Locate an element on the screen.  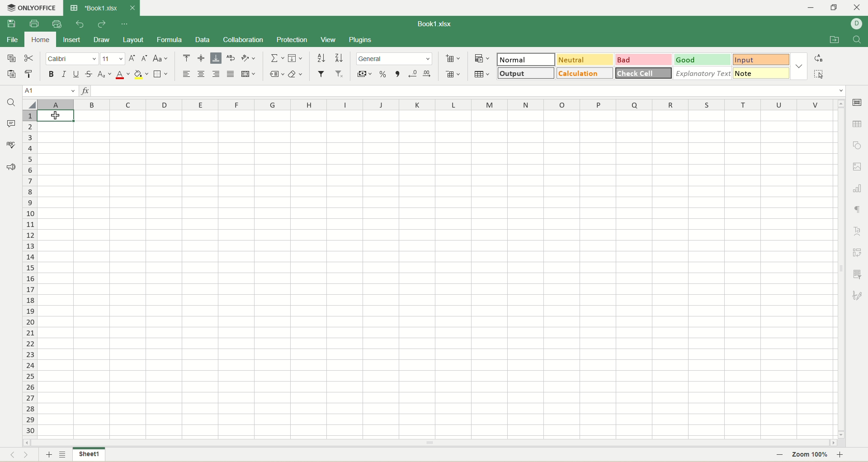
underline is located at coordinates (77, 75).